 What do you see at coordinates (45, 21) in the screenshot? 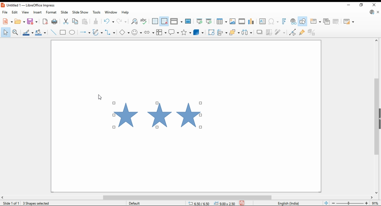
I see `export directly as pdf` at bounding box center [45, 21].